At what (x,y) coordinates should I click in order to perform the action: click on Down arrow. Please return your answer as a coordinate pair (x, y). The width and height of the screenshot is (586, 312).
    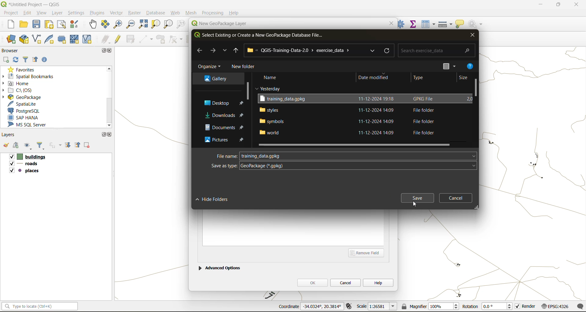
    Looking at the image, I should click on (224, 50).